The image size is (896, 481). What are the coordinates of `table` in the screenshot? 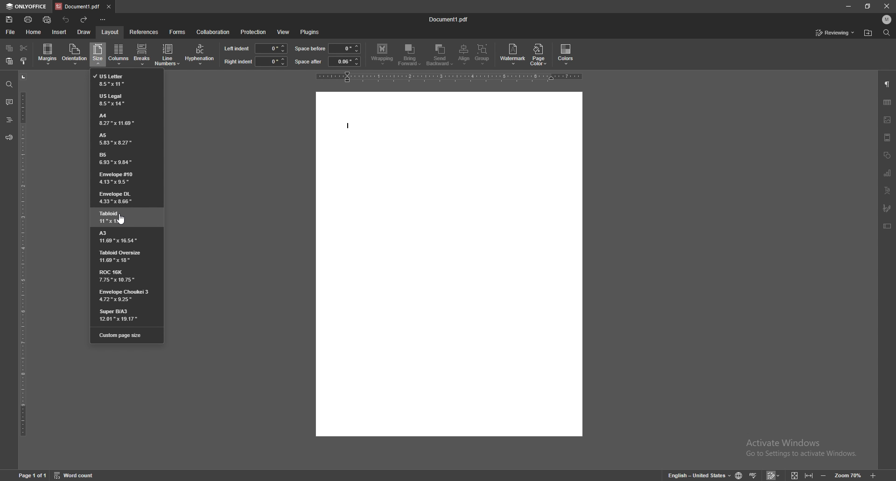 It's located at (887, 102).